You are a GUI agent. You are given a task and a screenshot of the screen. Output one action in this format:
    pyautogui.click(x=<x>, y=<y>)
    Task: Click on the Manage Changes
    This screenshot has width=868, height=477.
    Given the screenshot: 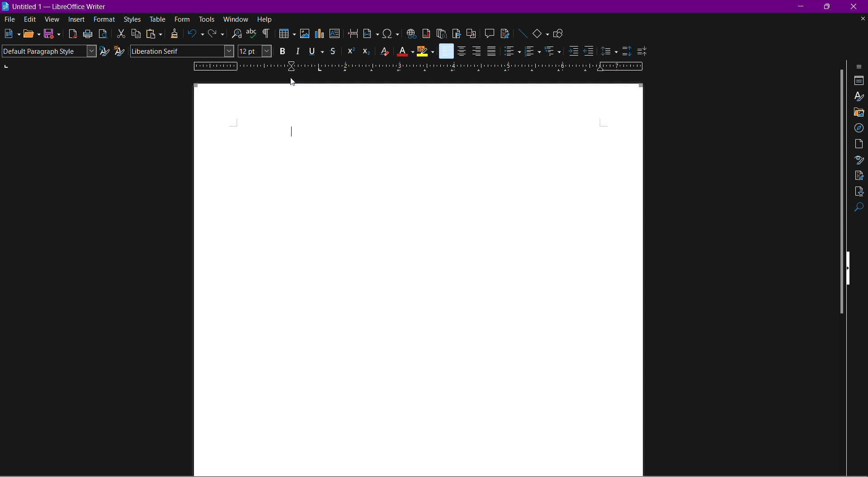 What is the action you would take?
    pyautogui.click(x=859, y=175)
    